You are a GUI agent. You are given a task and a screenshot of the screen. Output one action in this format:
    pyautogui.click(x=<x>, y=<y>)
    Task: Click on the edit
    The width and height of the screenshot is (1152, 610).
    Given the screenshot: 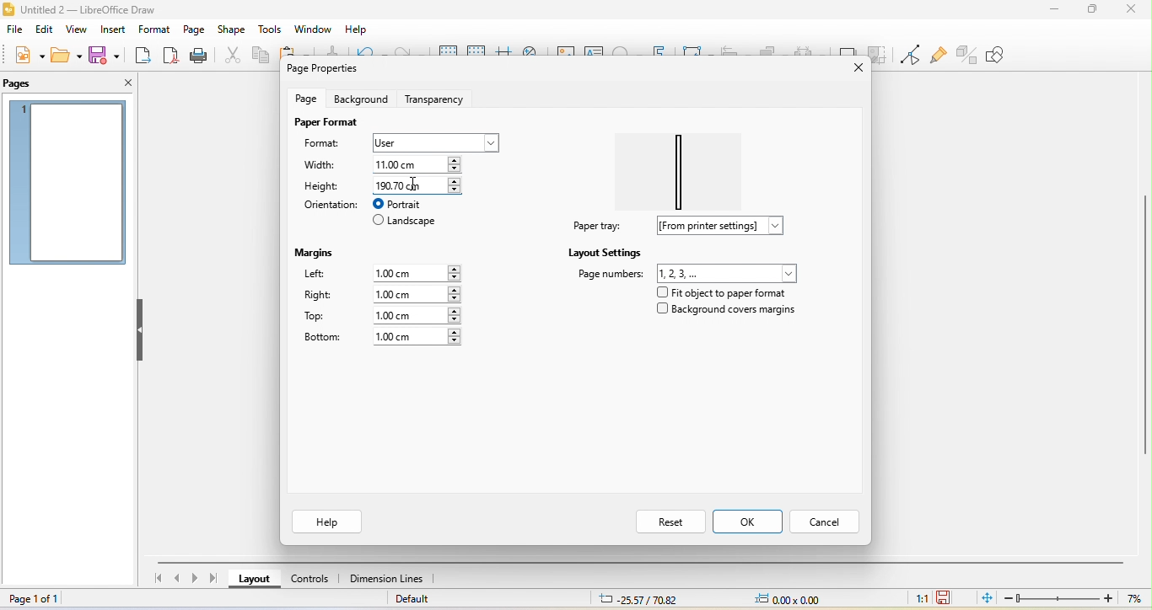 What is the action you would take?
    pyautogui.click(x=46, y=29)
    